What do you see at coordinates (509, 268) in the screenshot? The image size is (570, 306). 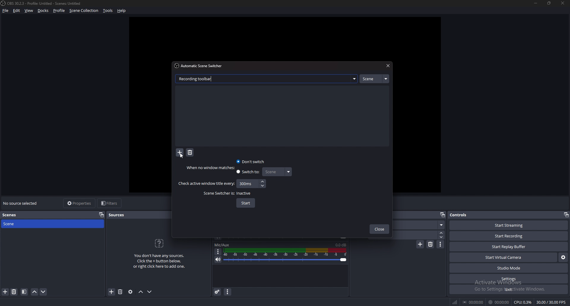 I see `studio mode` at bounding box center [509, 268].